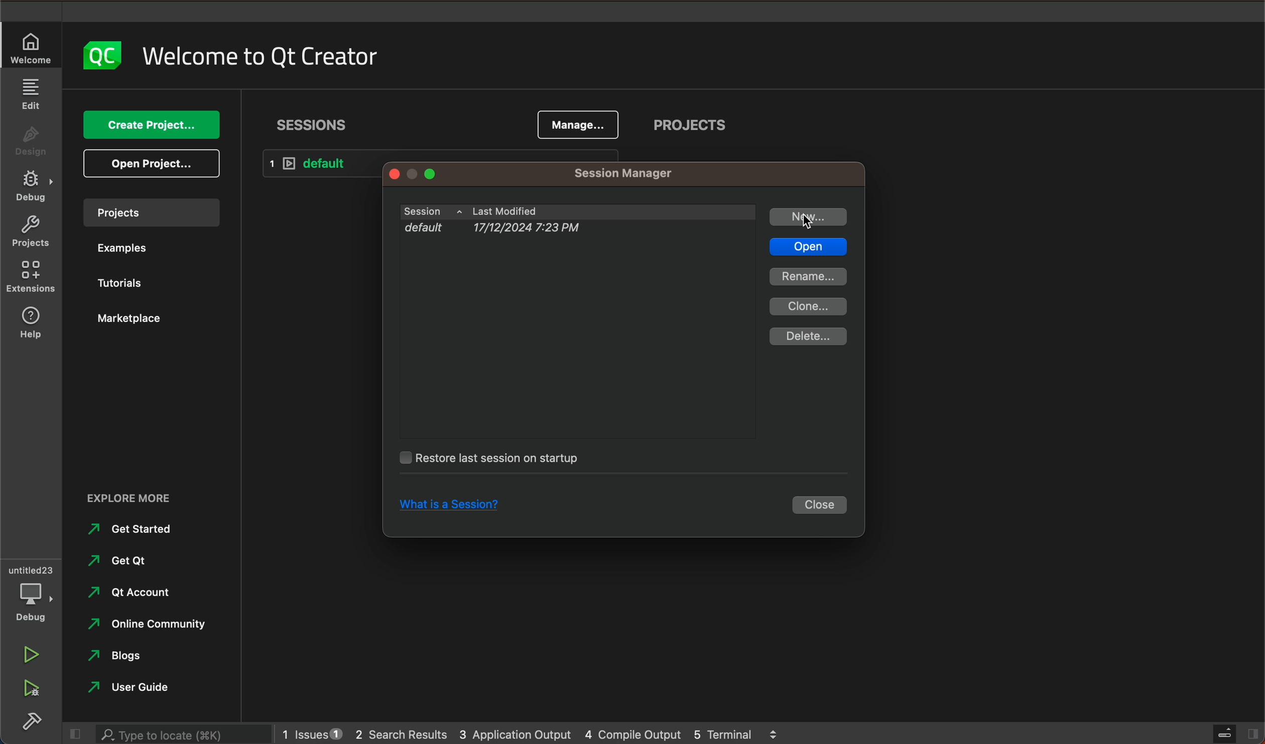 This screenshot has width=1265, height=744. Describe the element at coordinates (32, 49) in the screenshot. I see `welcome` at that location.